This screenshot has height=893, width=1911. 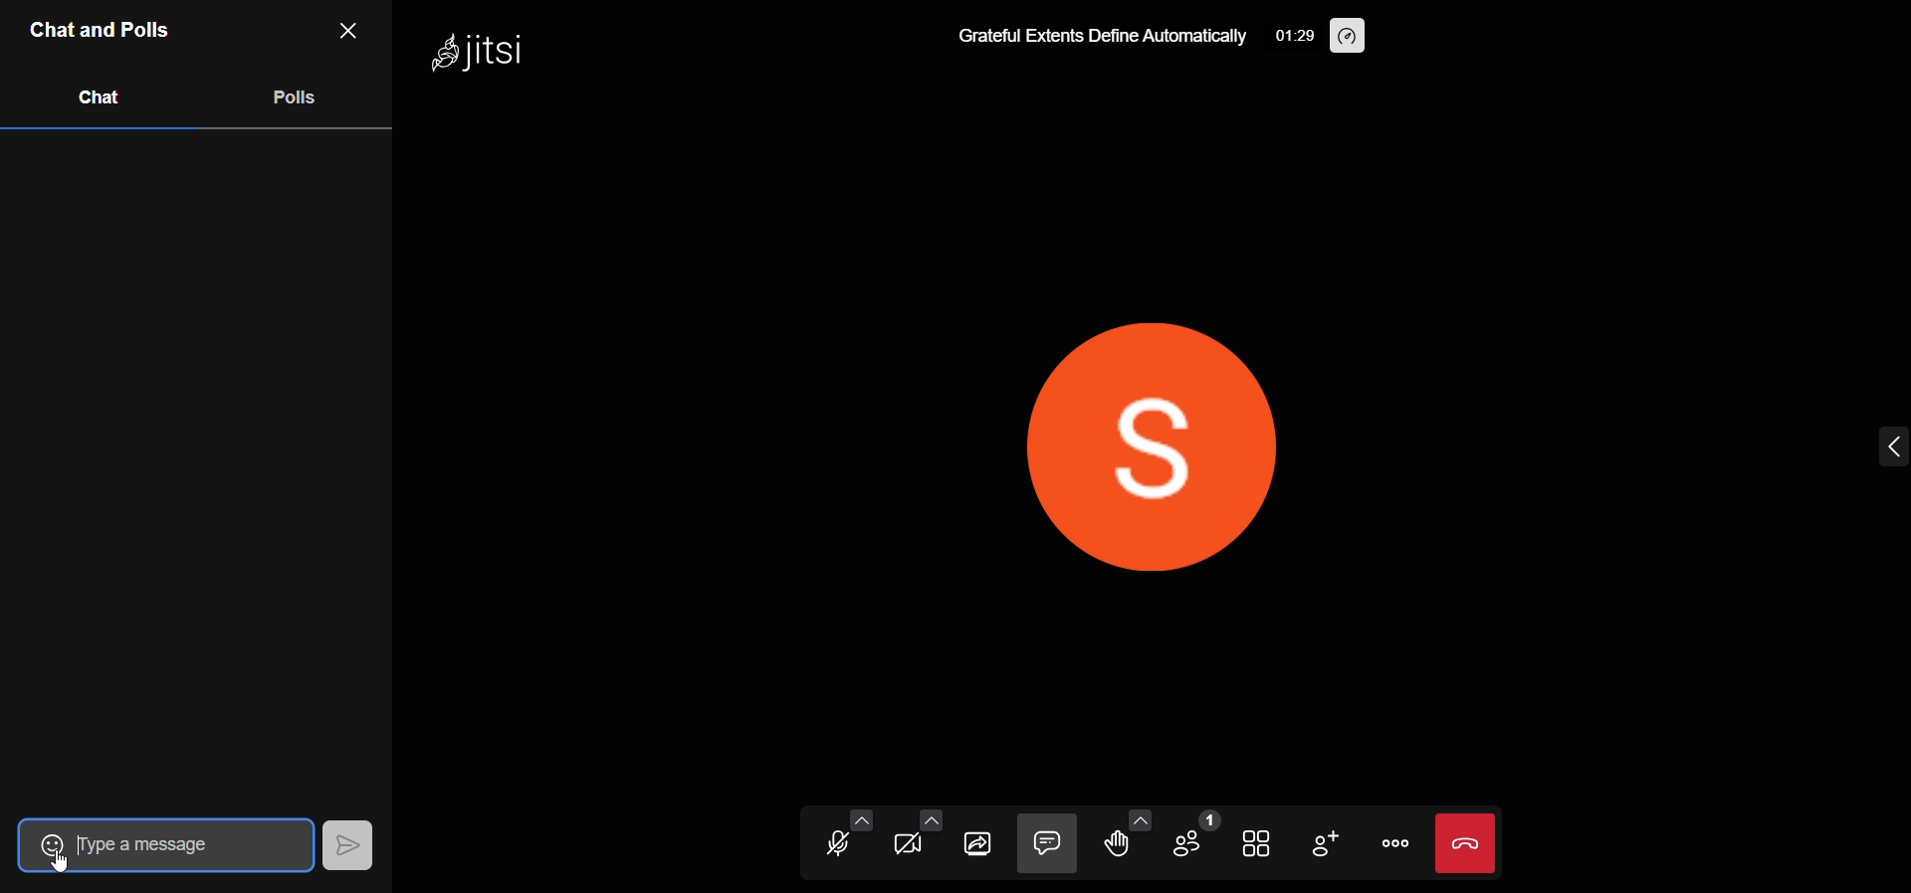 I want to click on send, so click(x=350, y=846).